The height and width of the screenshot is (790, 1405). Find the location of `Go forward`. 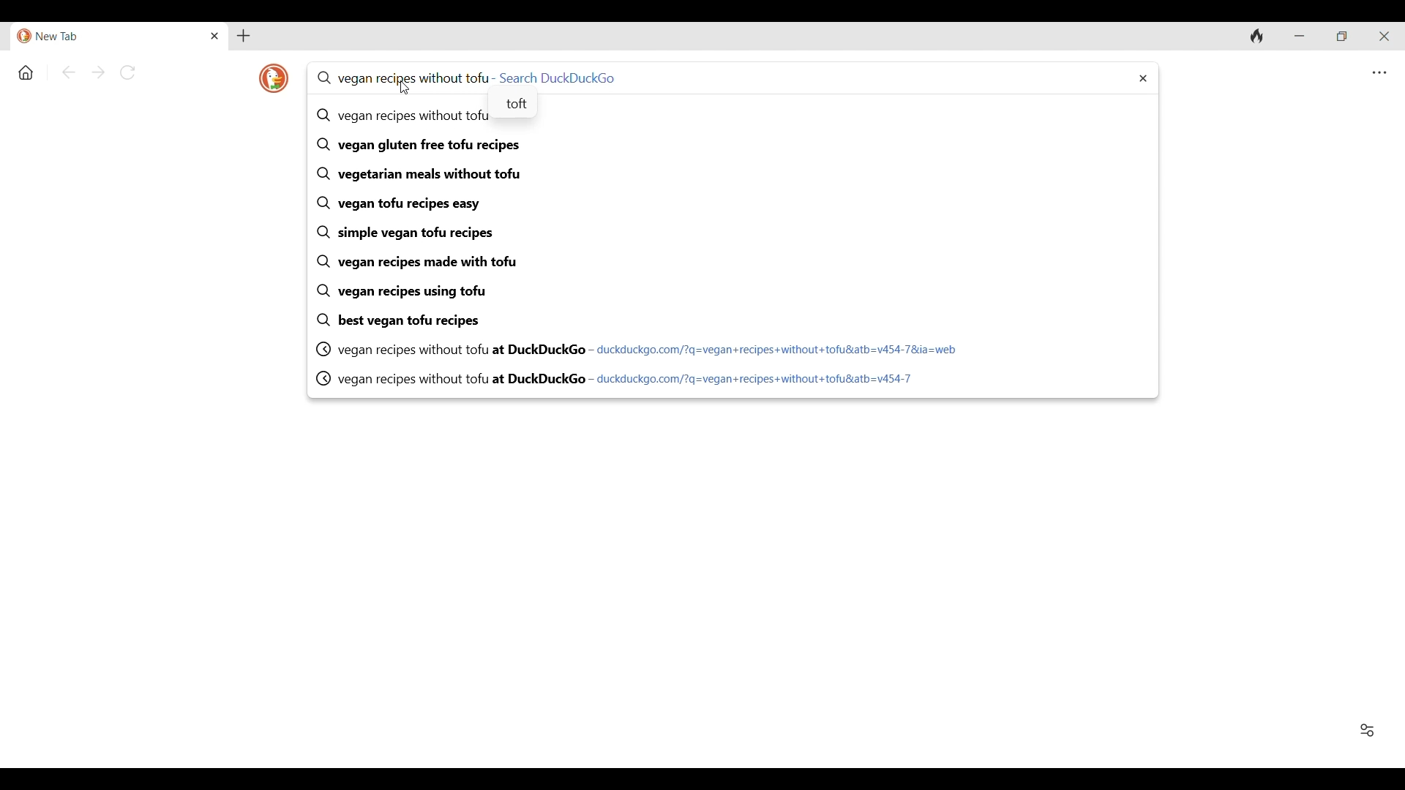

Go forward is located at coordinates (99, 72).